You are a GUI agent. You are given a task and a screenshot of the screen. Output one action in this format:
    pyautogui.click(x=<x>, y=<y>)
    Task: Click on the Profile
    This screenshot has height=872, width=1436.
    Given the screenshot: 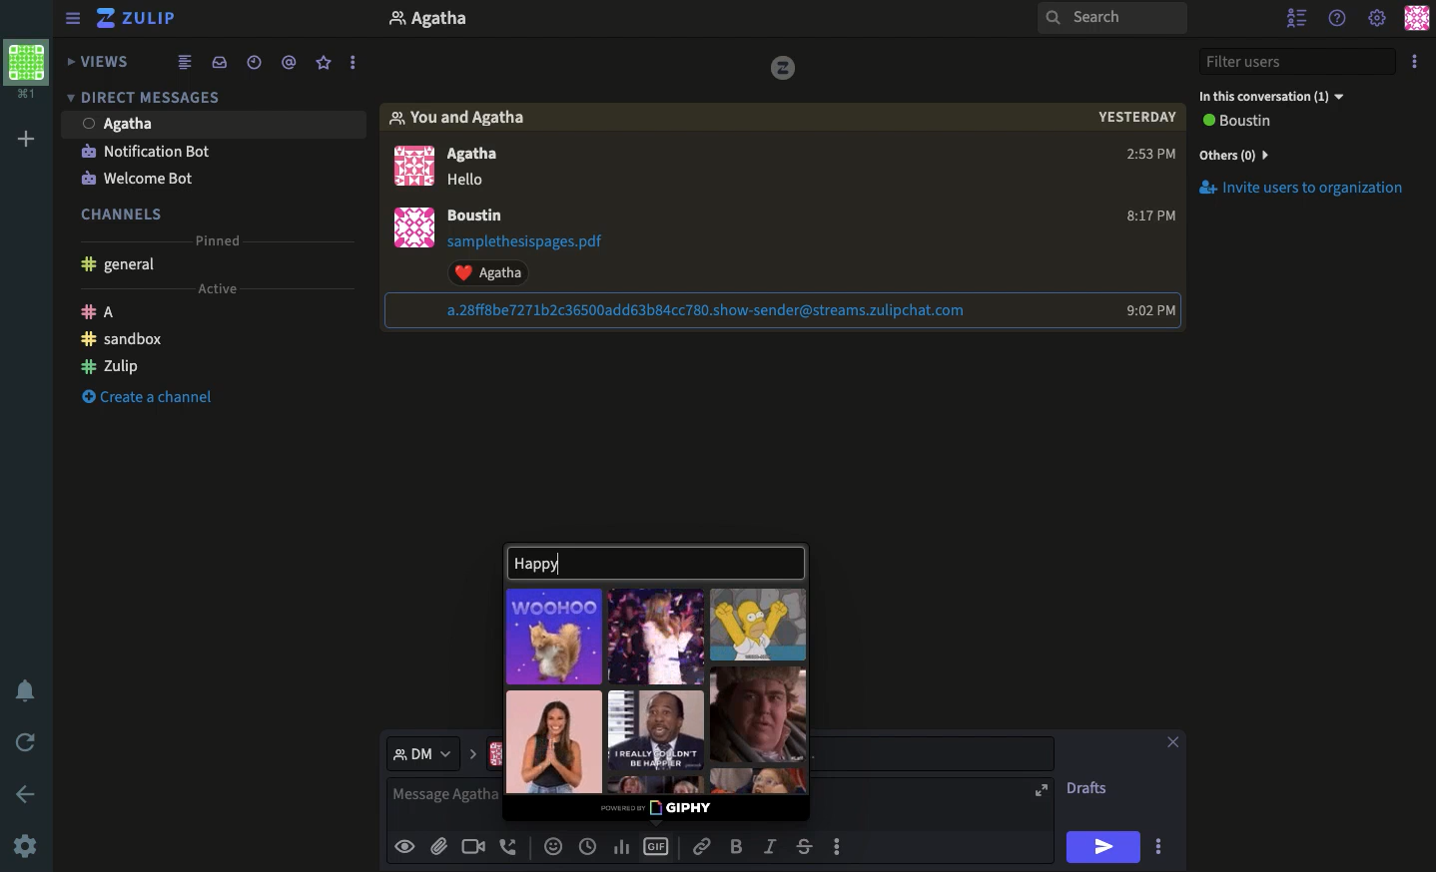 What is the action you would take?
    pyautogui.click(x=409, y=164)
    